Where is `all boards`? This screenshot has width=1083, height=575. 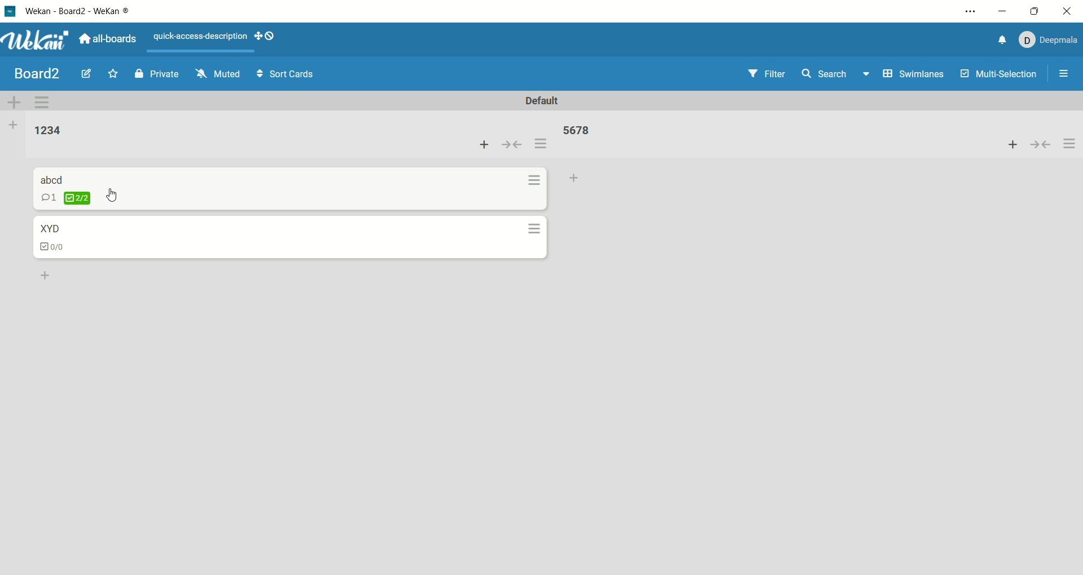
all boards is located at coordinates (112, 40).